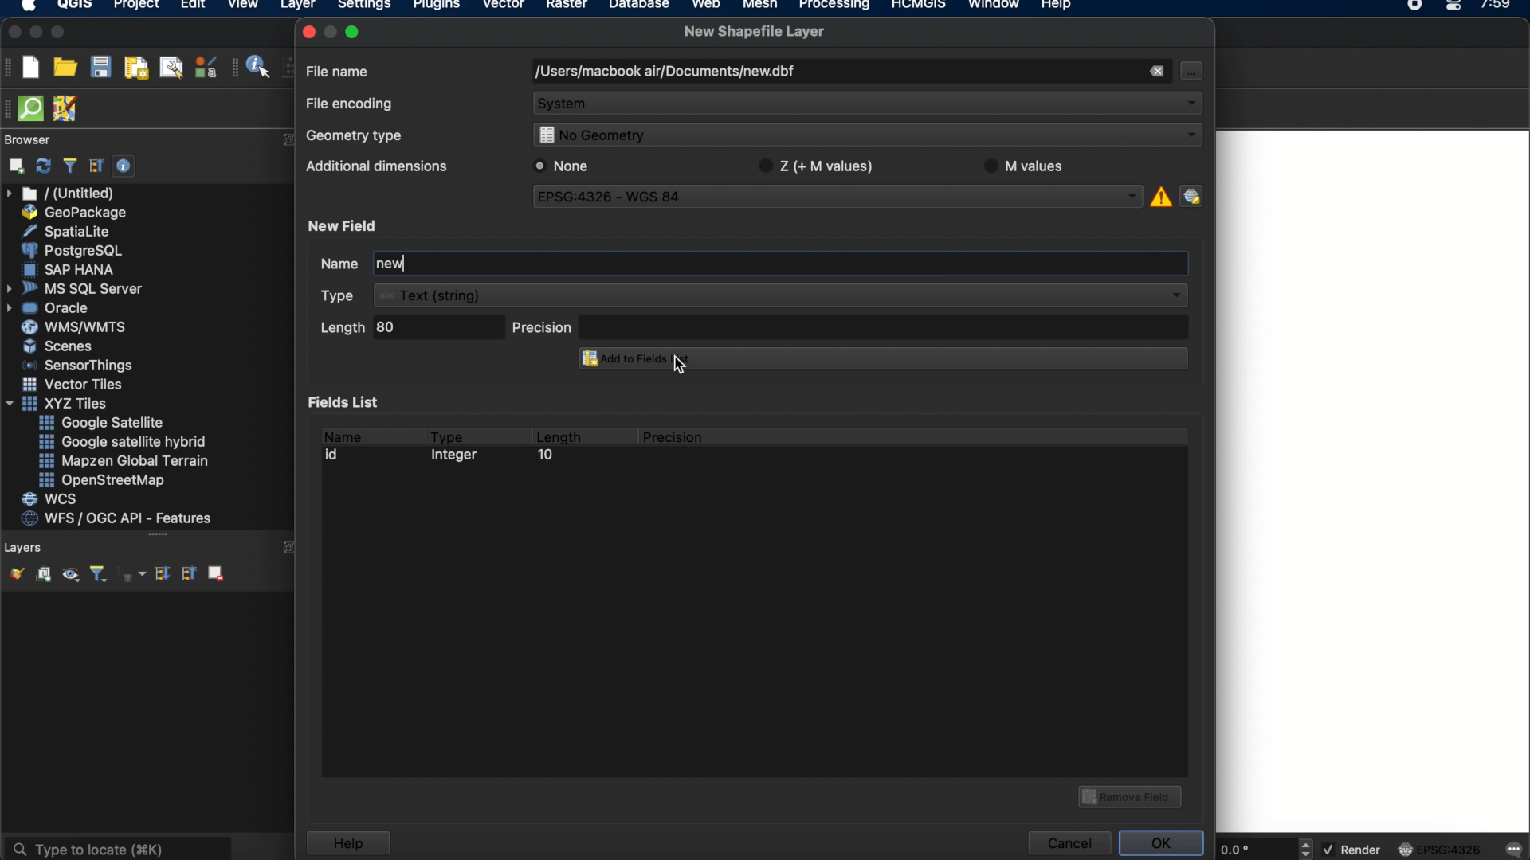 The height and width of the screenshot is (860, 1530). Describe the element at coordinates (103, 423) in the screenshot. I see `google satellite` at that location.